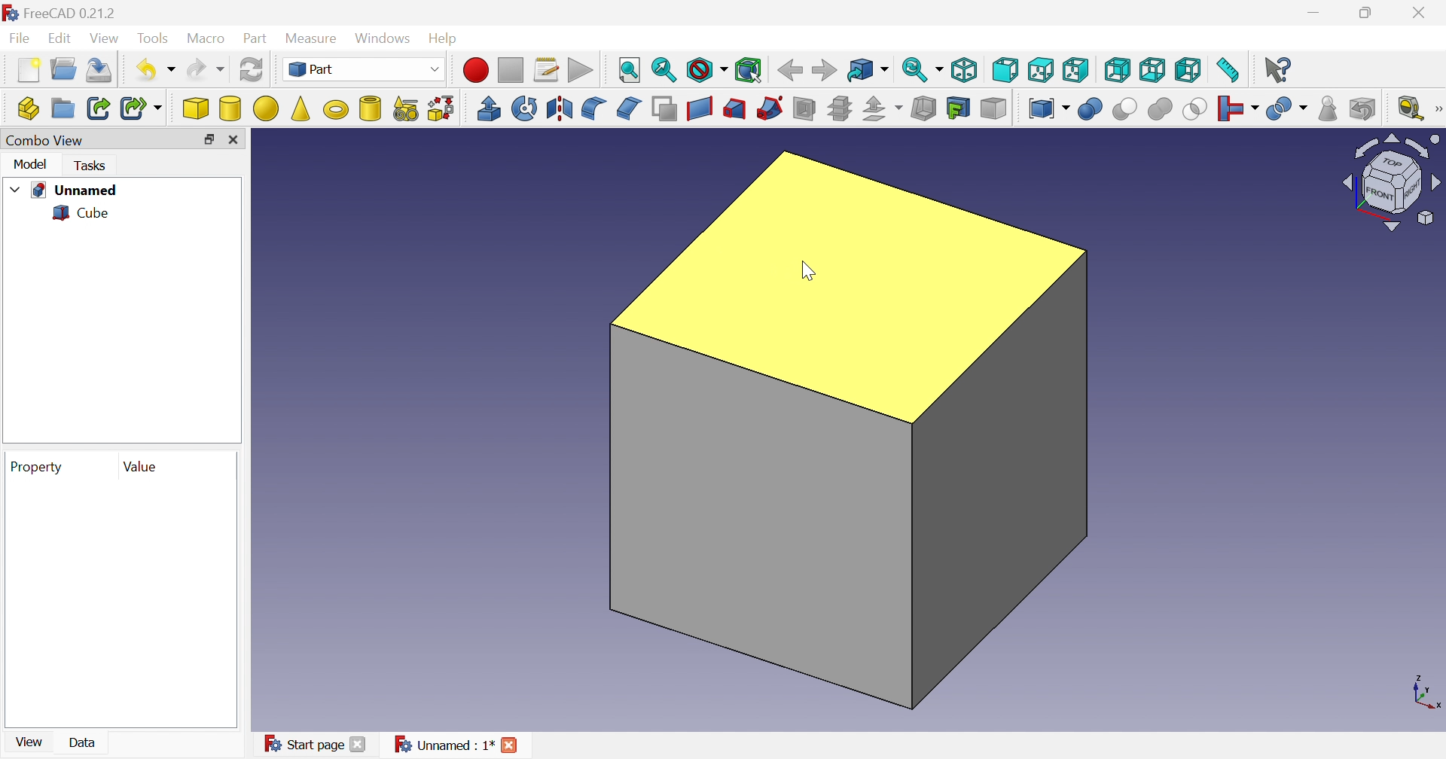  What do you see at coordinates (1162, 108) in the screenshot?
I see `Union` at bounding box center [1162, 108].